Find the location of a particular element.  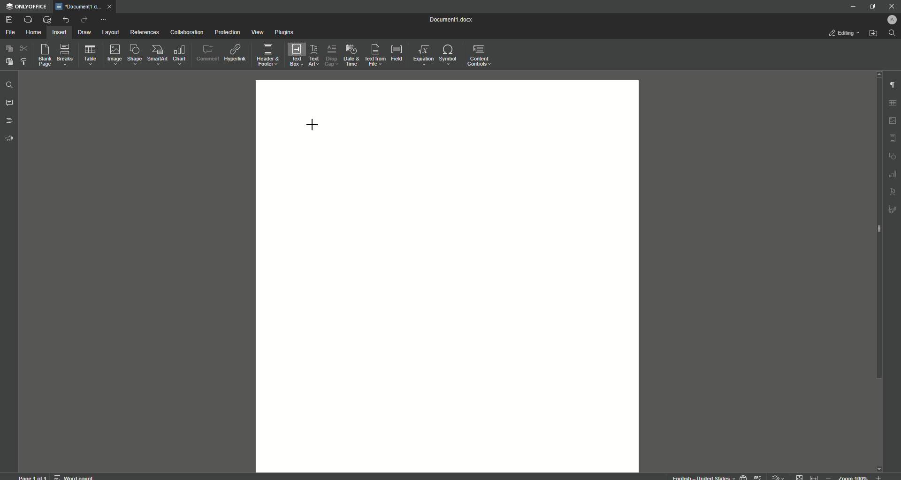

Breaks is located at coordinates (65, 55).